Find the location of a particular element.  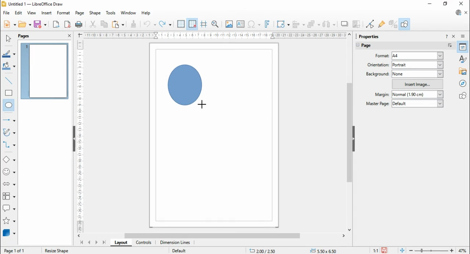

arrange is located at coordinates (314, 24).